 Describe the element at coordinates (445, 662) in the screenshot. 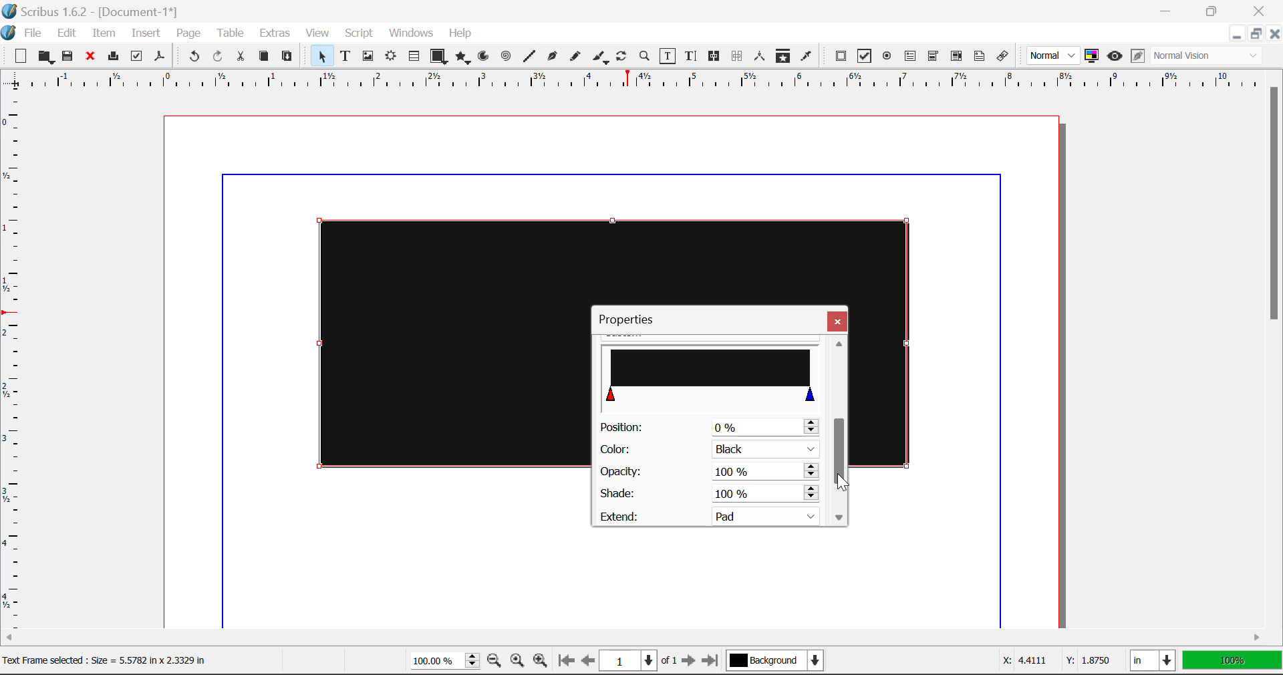

I see `Zoom 100%` at that location.